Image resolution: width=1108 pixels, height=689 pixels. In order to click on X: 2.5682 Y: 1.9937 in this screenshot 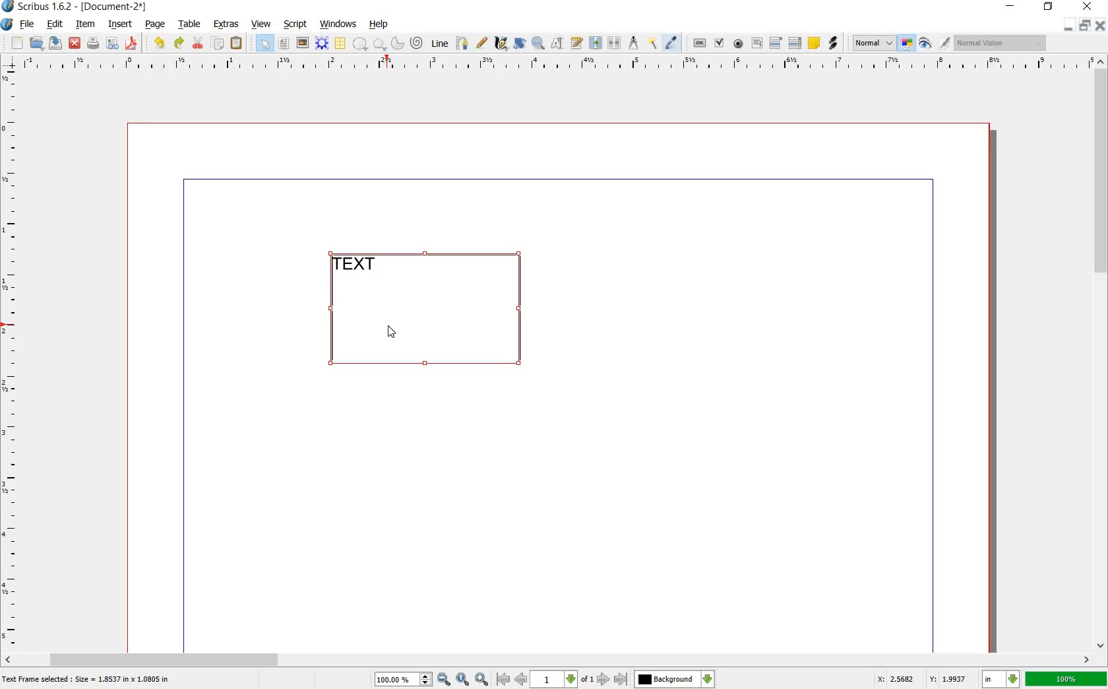, I will do `click(921, 678)`.